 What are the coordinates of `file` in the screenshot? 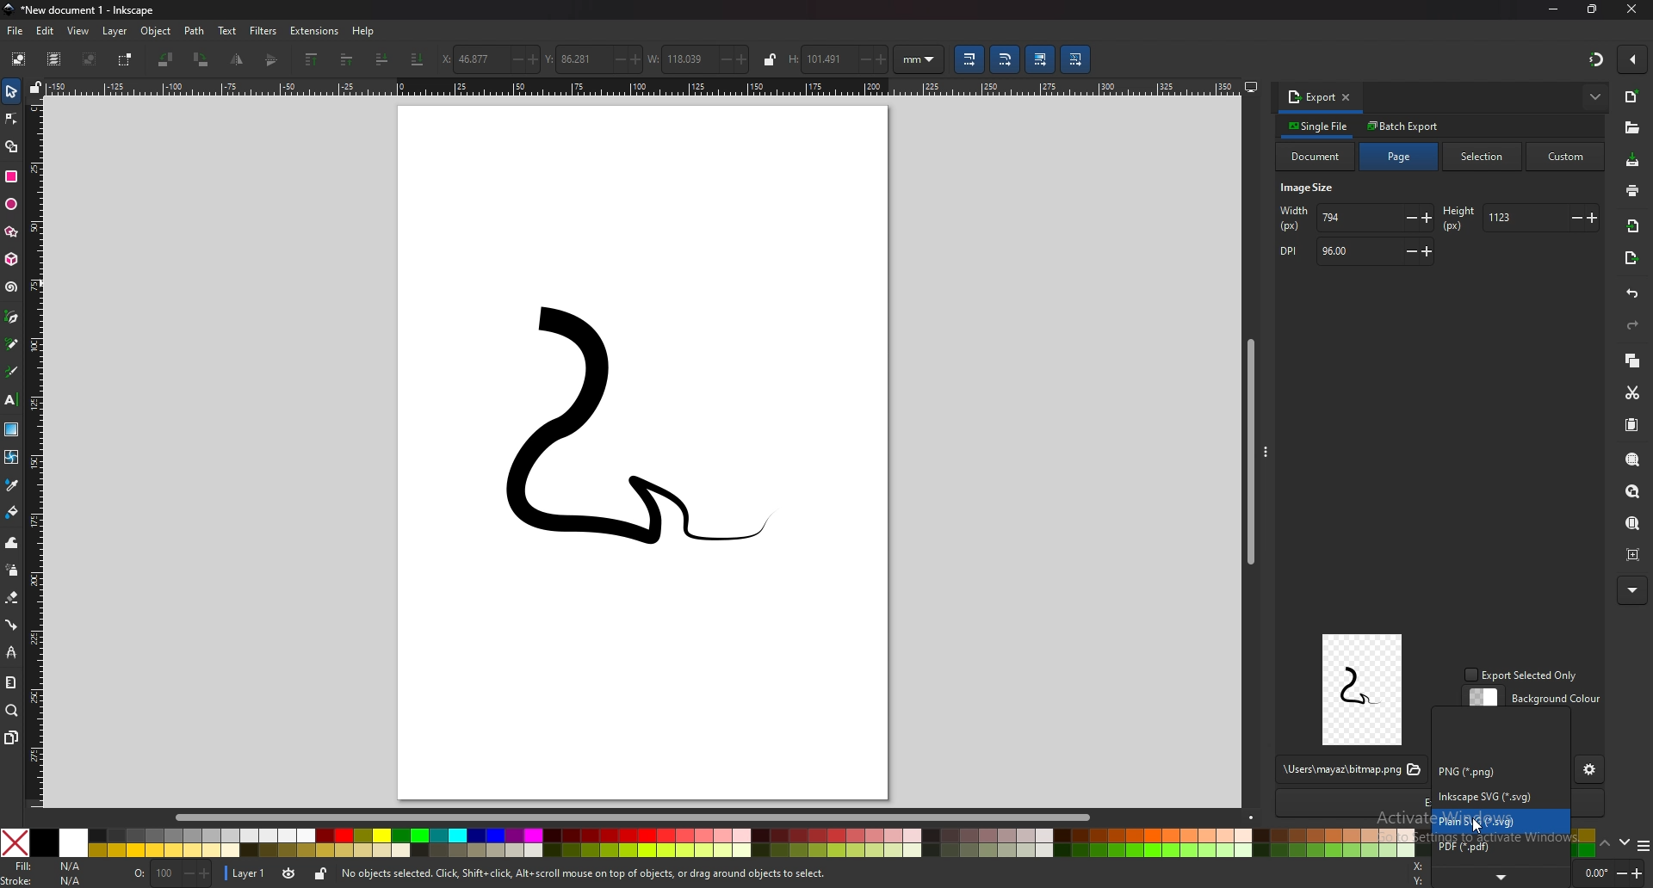 It's located at (16, 32).